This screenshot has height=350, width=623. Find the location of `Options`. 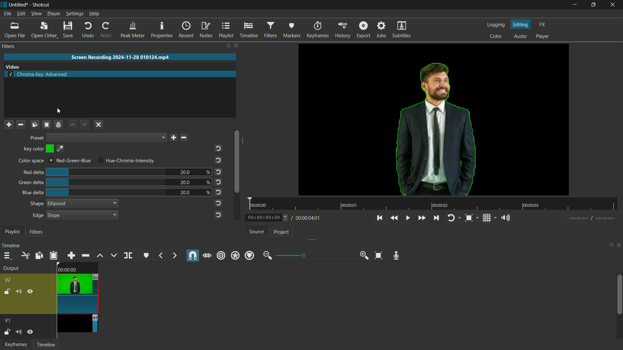

Options is located at coordinates (108, 138).